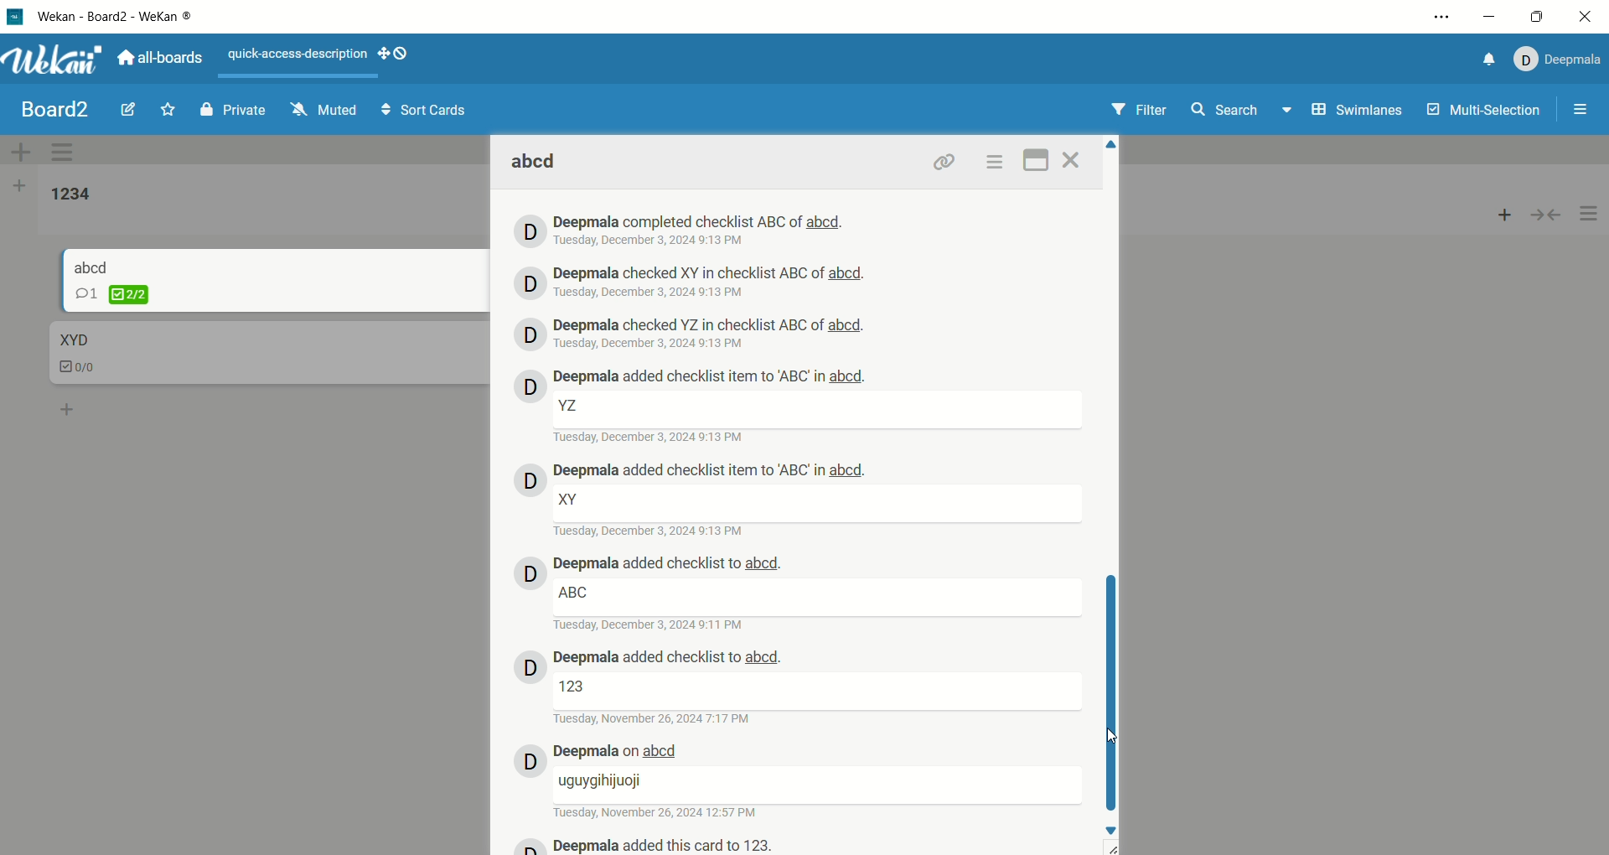 This screenshot has height=855, width=1609. I want to click on minimize, so click(1490, 18).